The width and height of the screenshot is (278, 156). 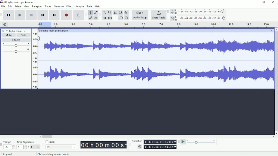 What do you see at coordinates (91, 18) in the screenshot?
I see `Draw tool` at bounding box center [91, 18].